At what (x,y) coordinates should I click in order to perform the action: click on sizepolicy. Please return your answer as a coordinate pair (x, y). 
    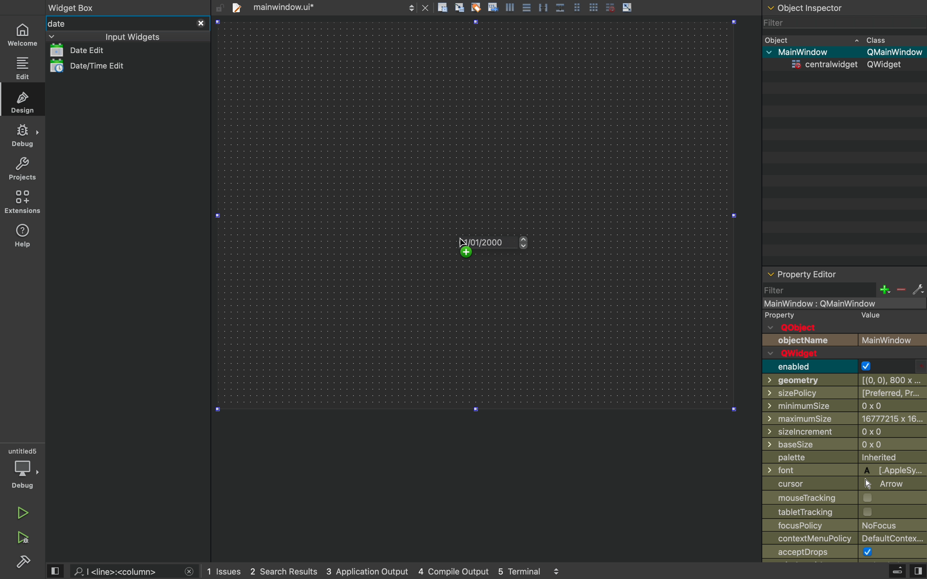
    Looking at the image, I should click on (842, 394).